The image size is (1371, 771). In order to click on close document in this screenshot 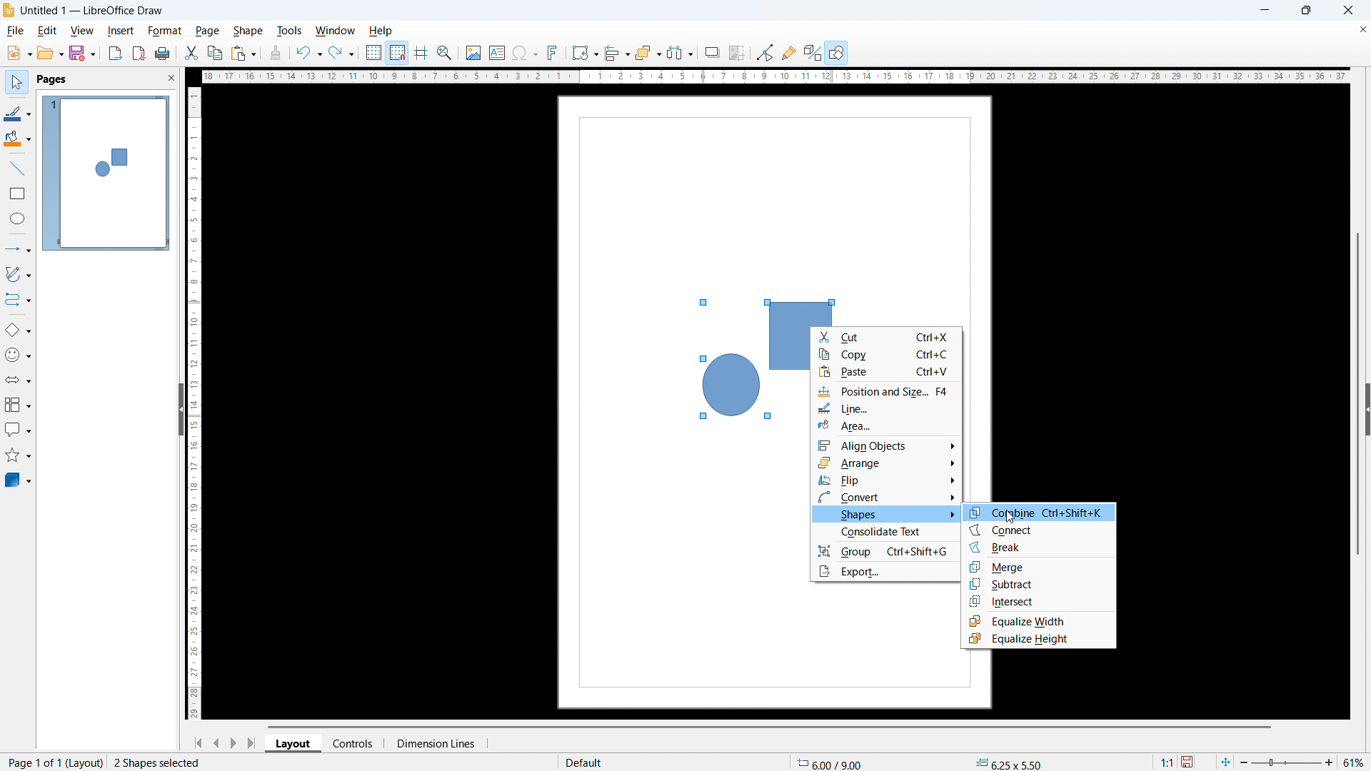, I will do `click(1362, 29)`.